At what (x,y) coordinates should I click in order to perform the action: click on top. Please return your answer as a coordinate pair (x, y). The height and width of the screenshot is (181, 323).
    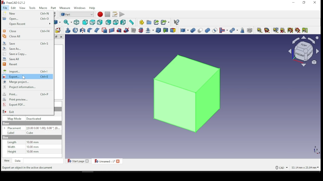
    Looking at the image, I should click on (93, 22).